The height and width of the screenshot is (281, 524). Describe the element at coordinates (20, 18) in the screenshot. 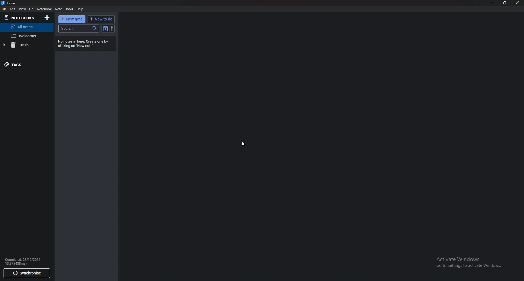

I see `Notebooks` at that location.